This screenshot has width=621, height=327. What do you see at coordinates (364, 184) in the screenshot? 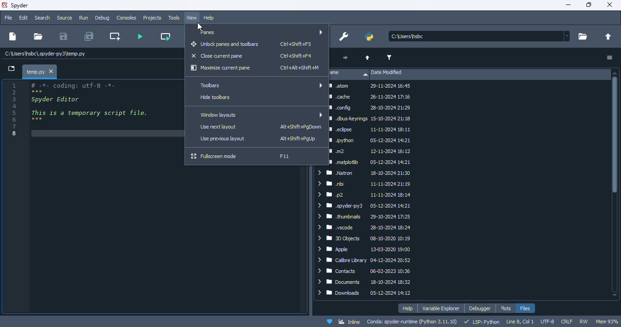
I see `.nbi` at bounding box center [364, 184].